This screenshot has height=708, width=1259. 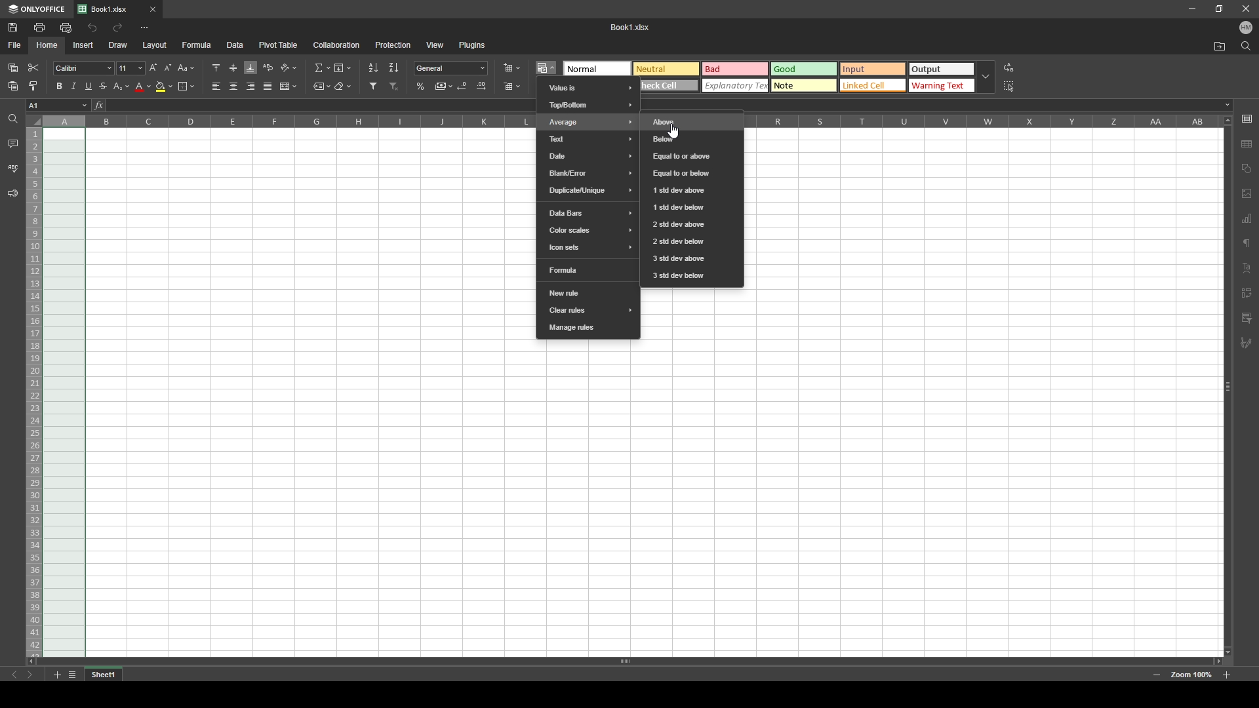 I want to click on sort ascending, so click(x=373, y=68).